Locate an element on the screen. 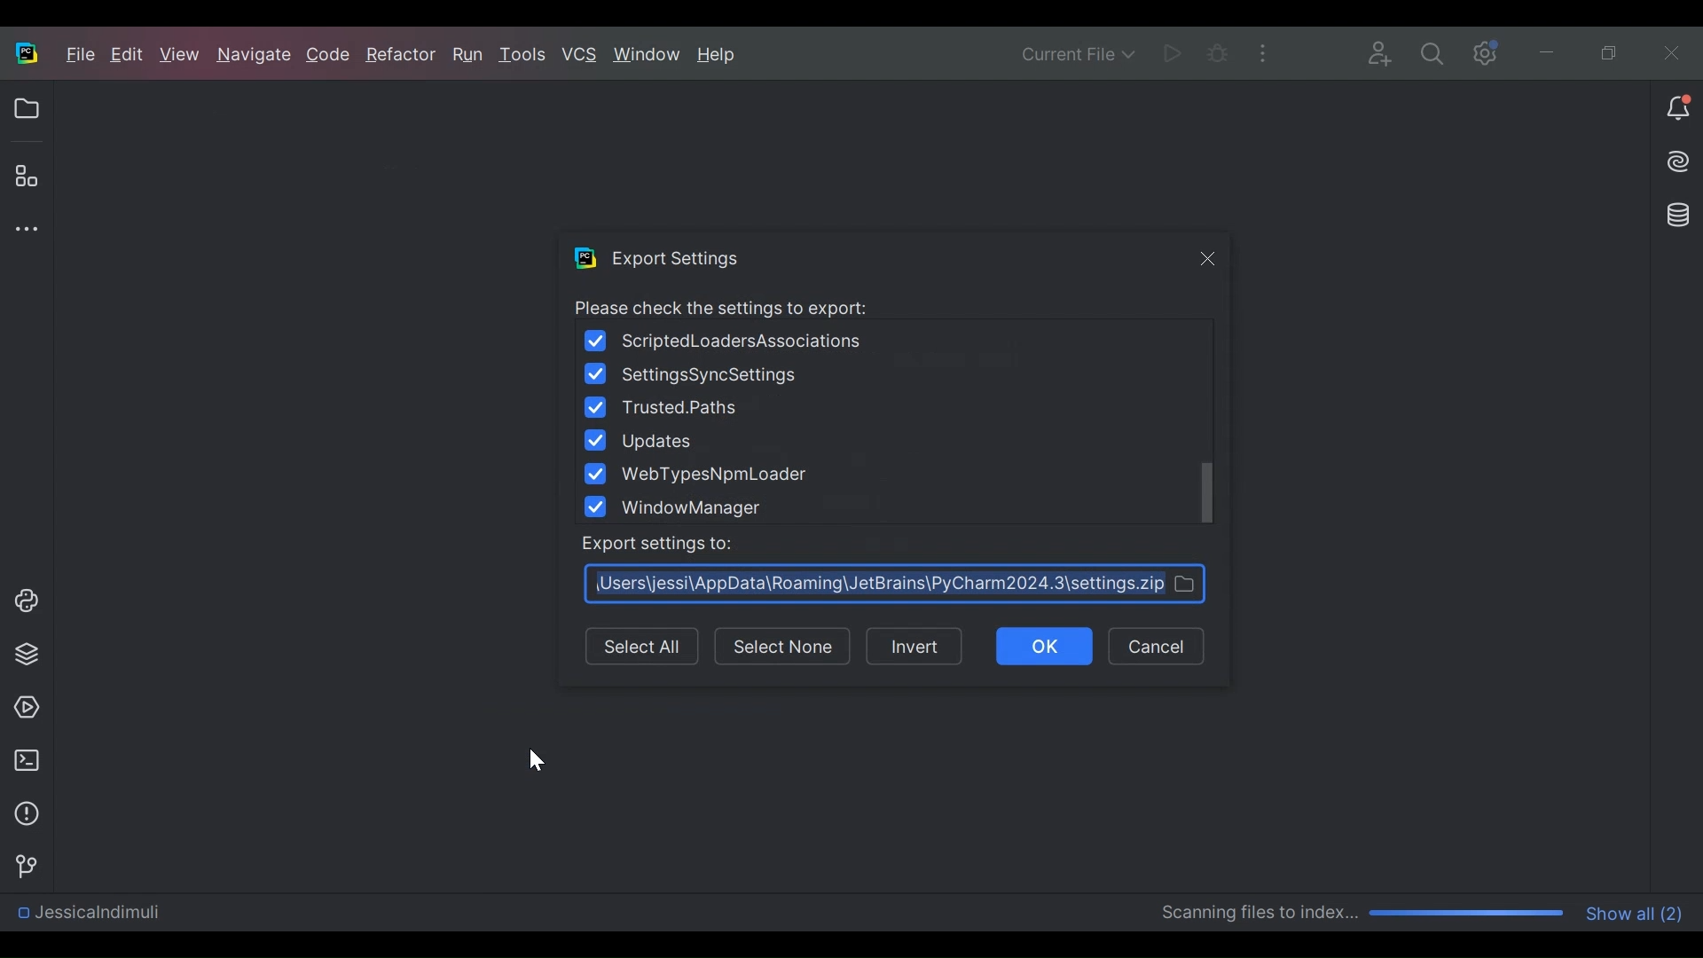 This screenshot has width=1703, height=958. PyCharm is located at coordinates (26, 52).